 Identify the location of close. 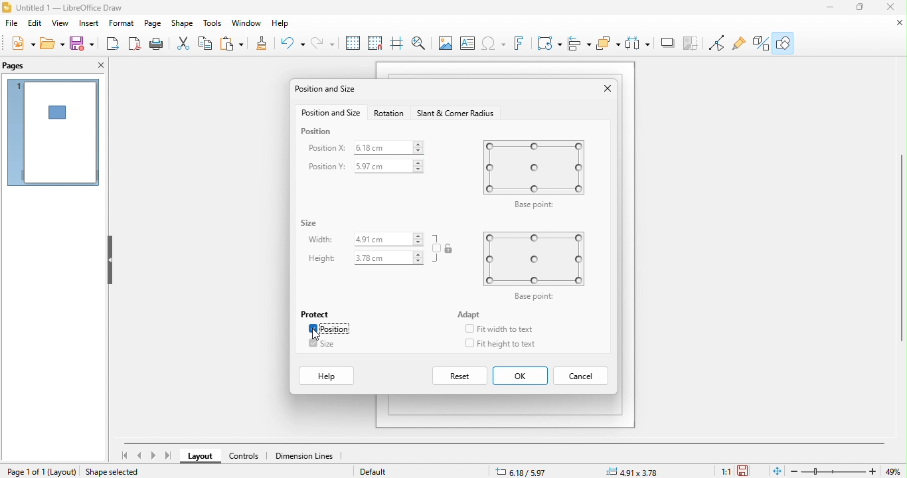
(98, 66).